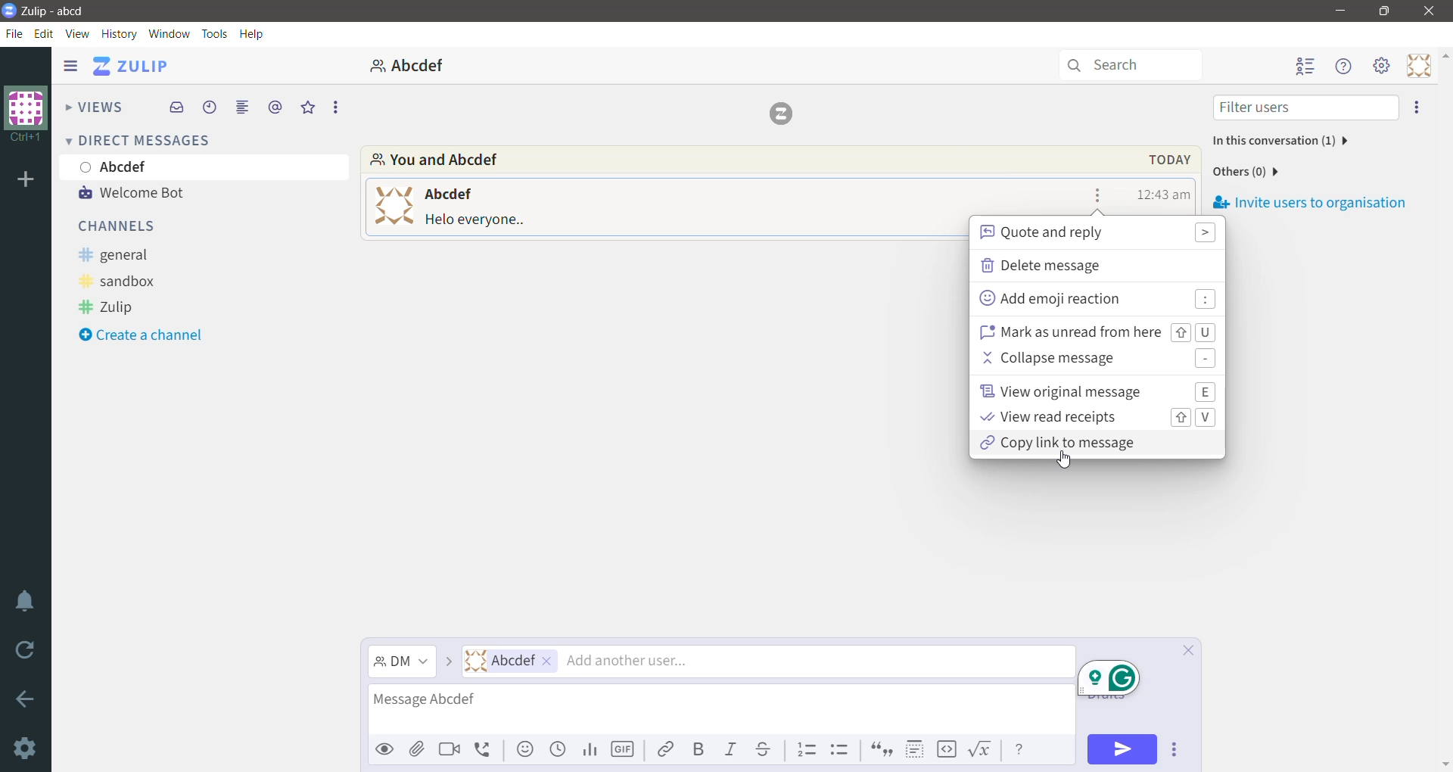  What do you see at coordinates (9, 12) in the screenshot?
I see `Application Logo` at bounding box center [9, 12].